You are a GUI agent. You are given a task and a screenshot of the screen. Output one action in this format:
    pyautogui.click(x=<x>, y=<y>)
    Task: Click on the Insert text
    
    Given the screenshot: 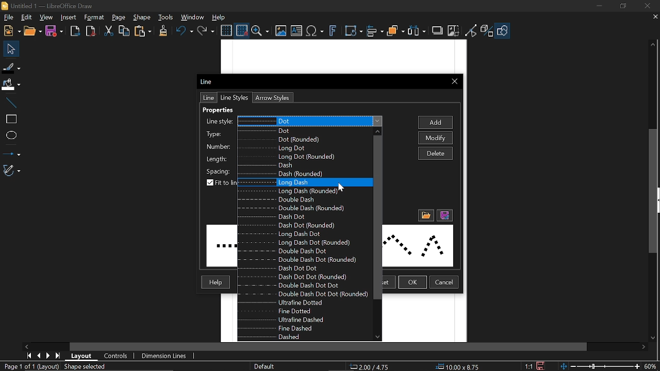 What is the action you would take?
    pyautogui.click(x=316, y=31)
    